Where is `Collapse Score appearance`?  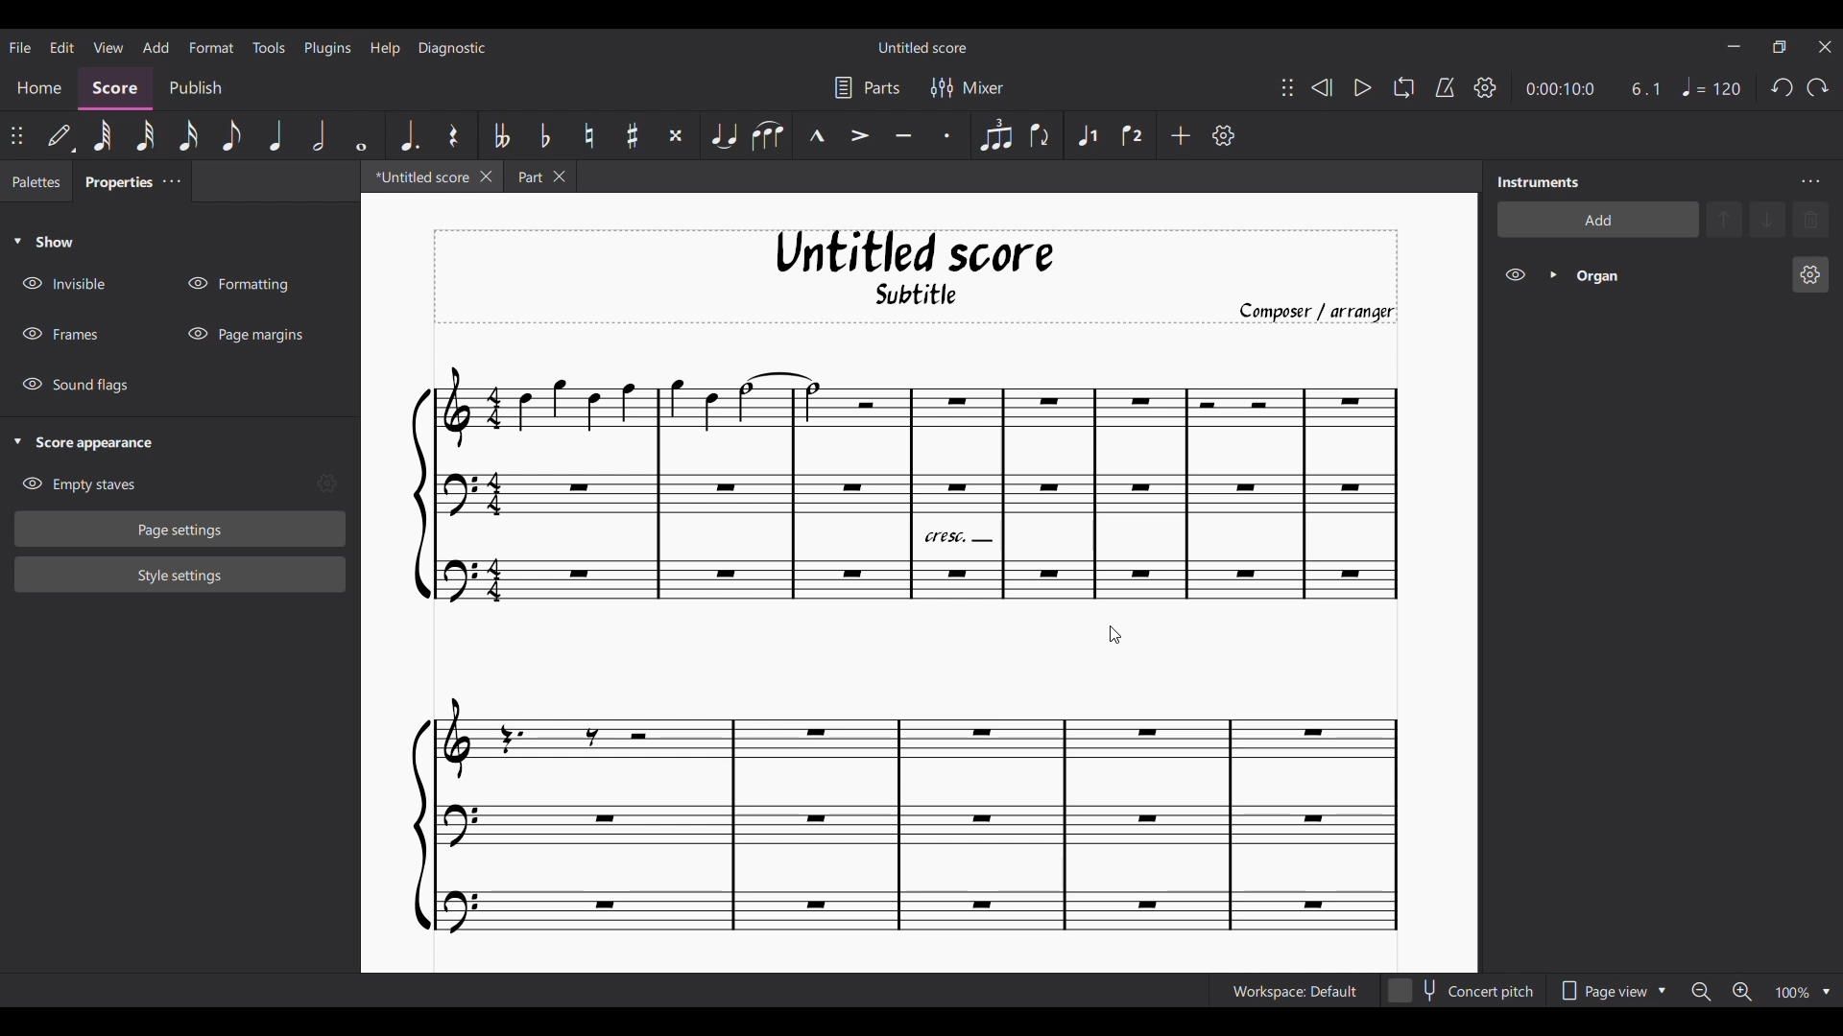 Collapse Score appearance is located at coordinates (84, 444).